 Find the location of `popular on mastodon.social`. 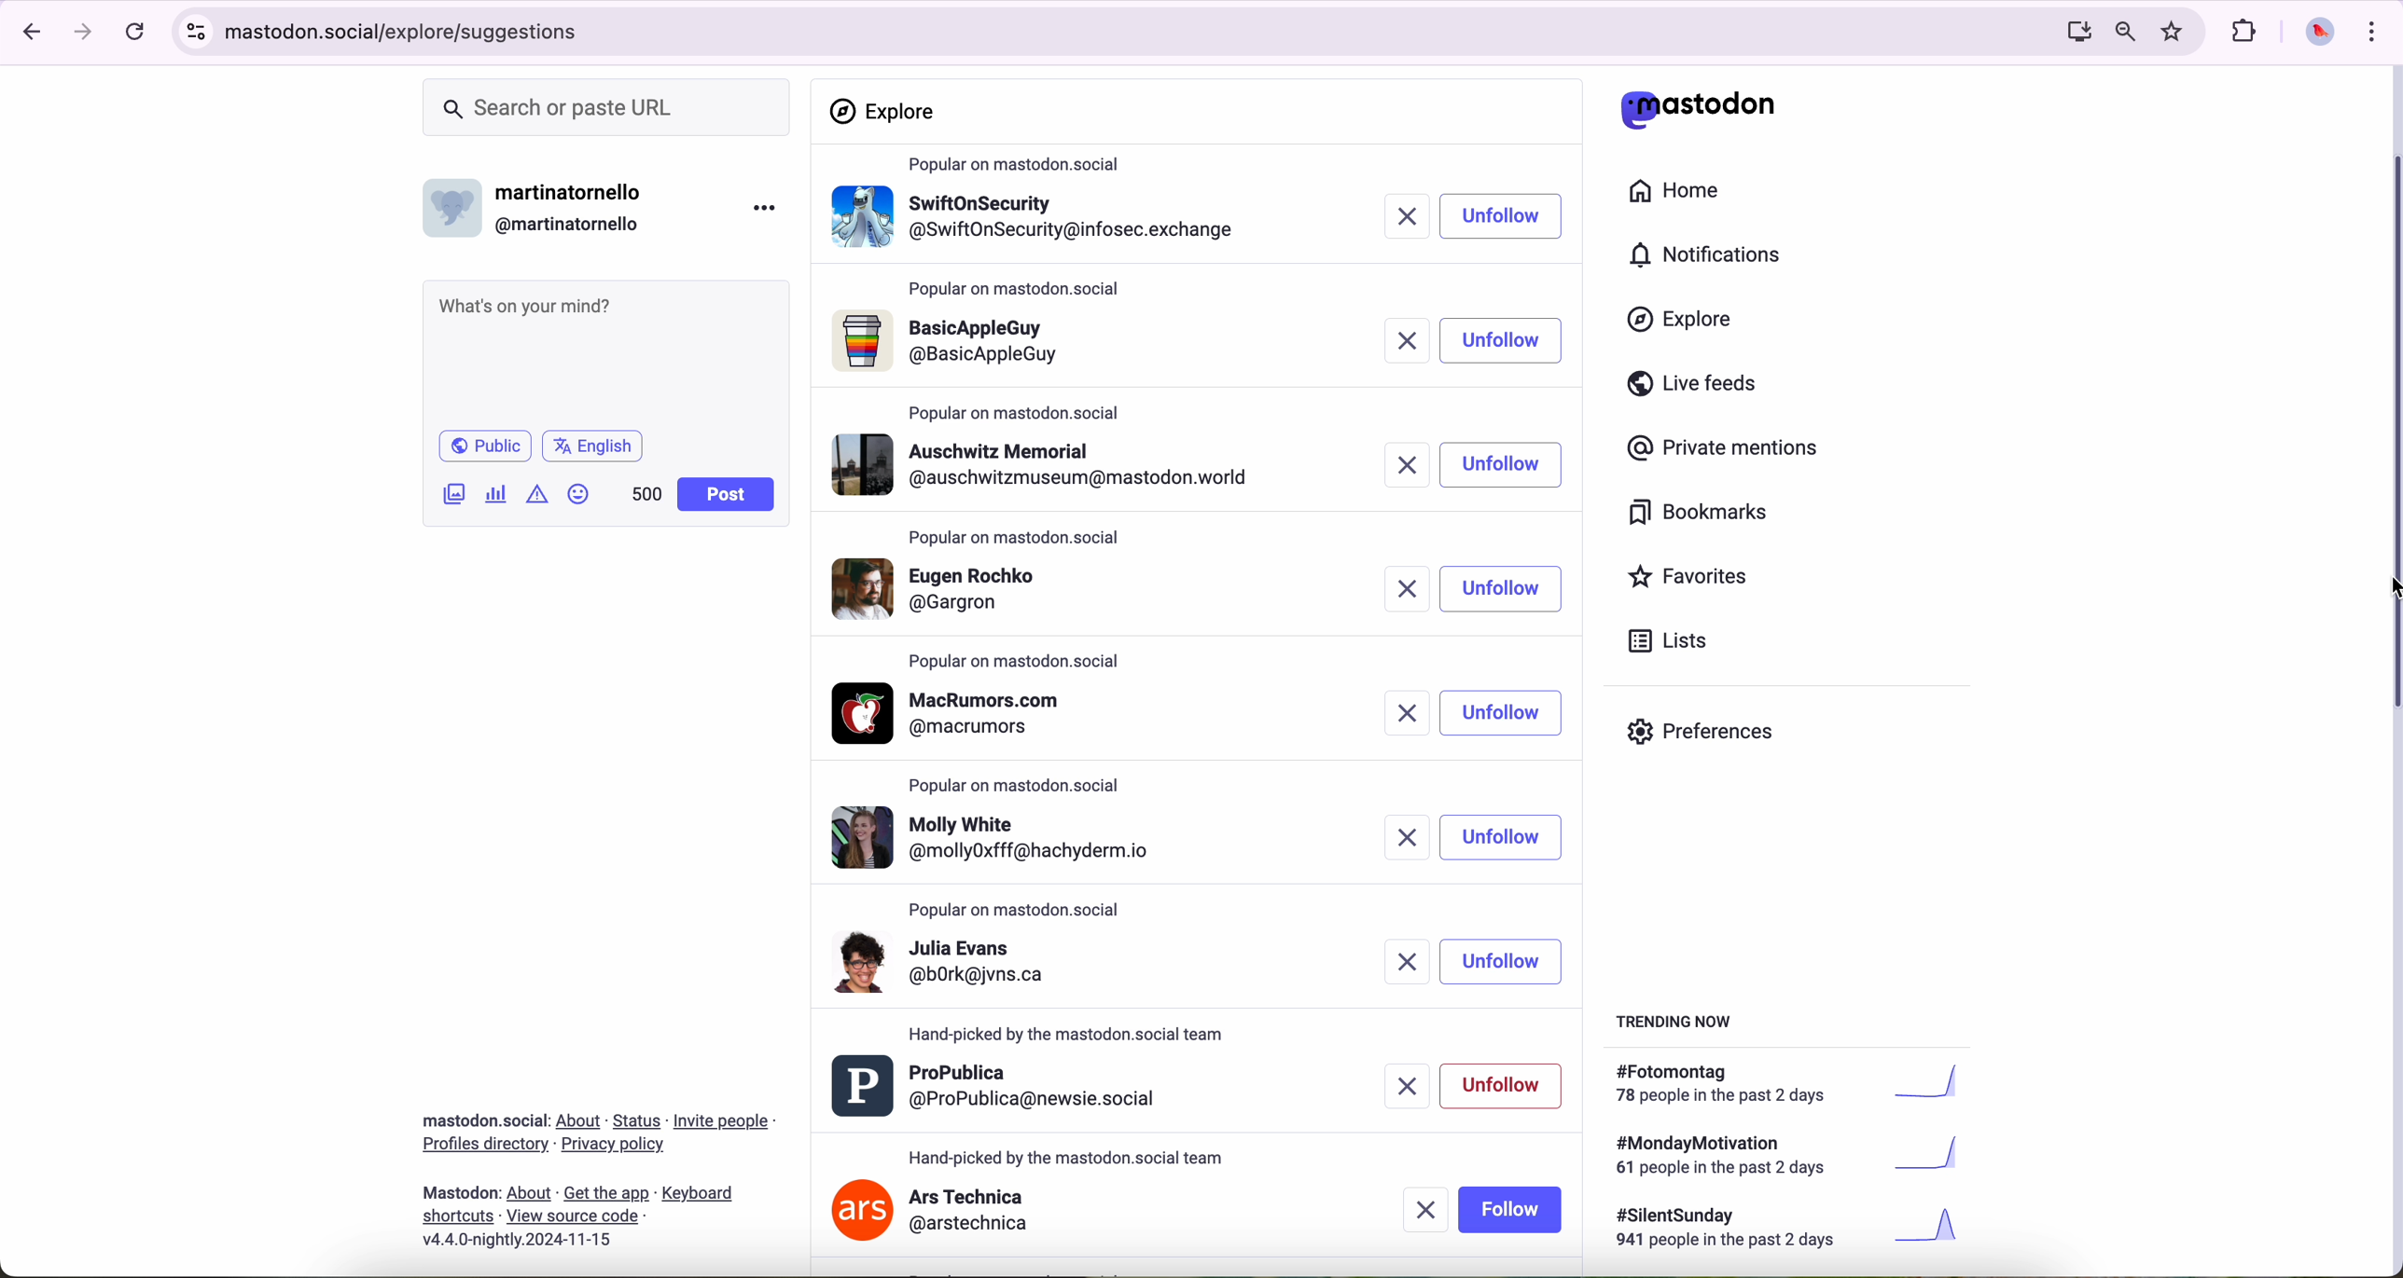

popular on mastodon.social is located at coordinates (1024, 911).